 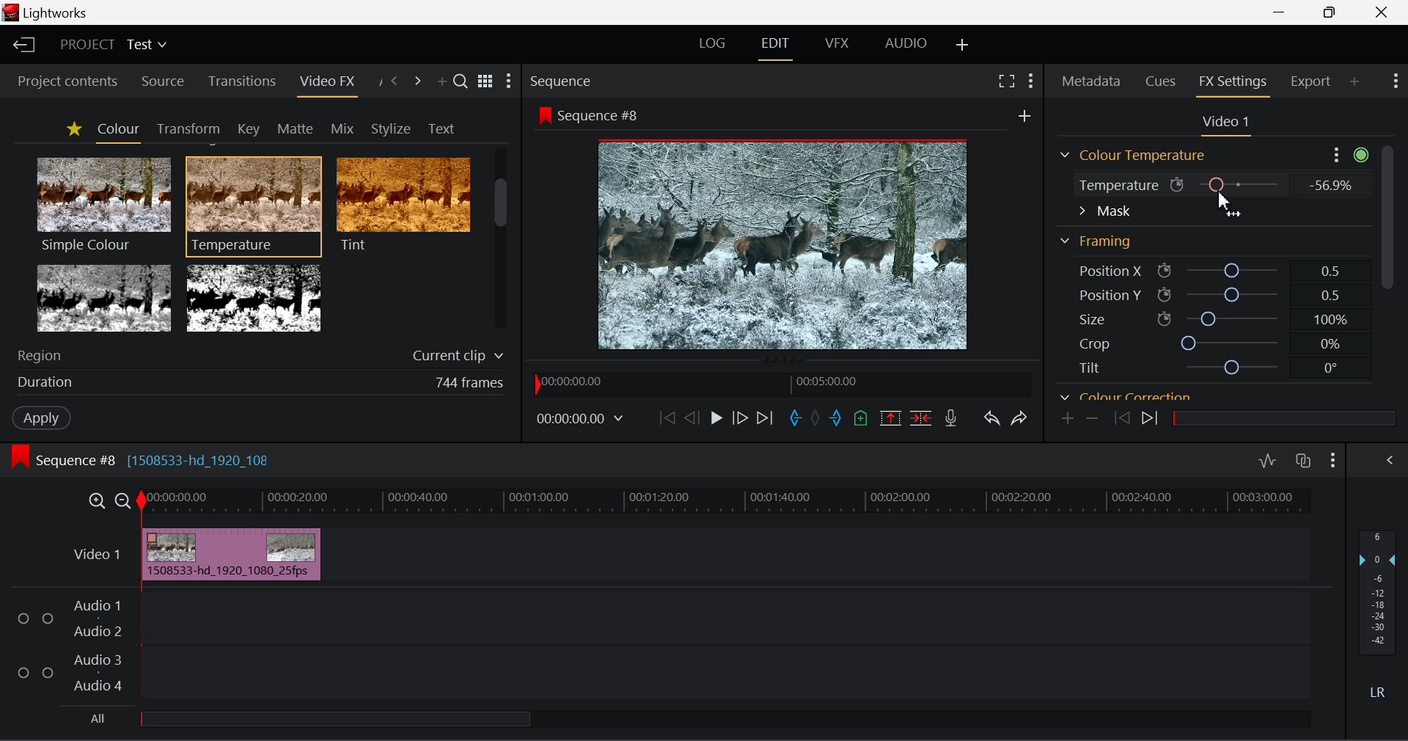 I want to click on Tilt, so click(x=1090, y=368).